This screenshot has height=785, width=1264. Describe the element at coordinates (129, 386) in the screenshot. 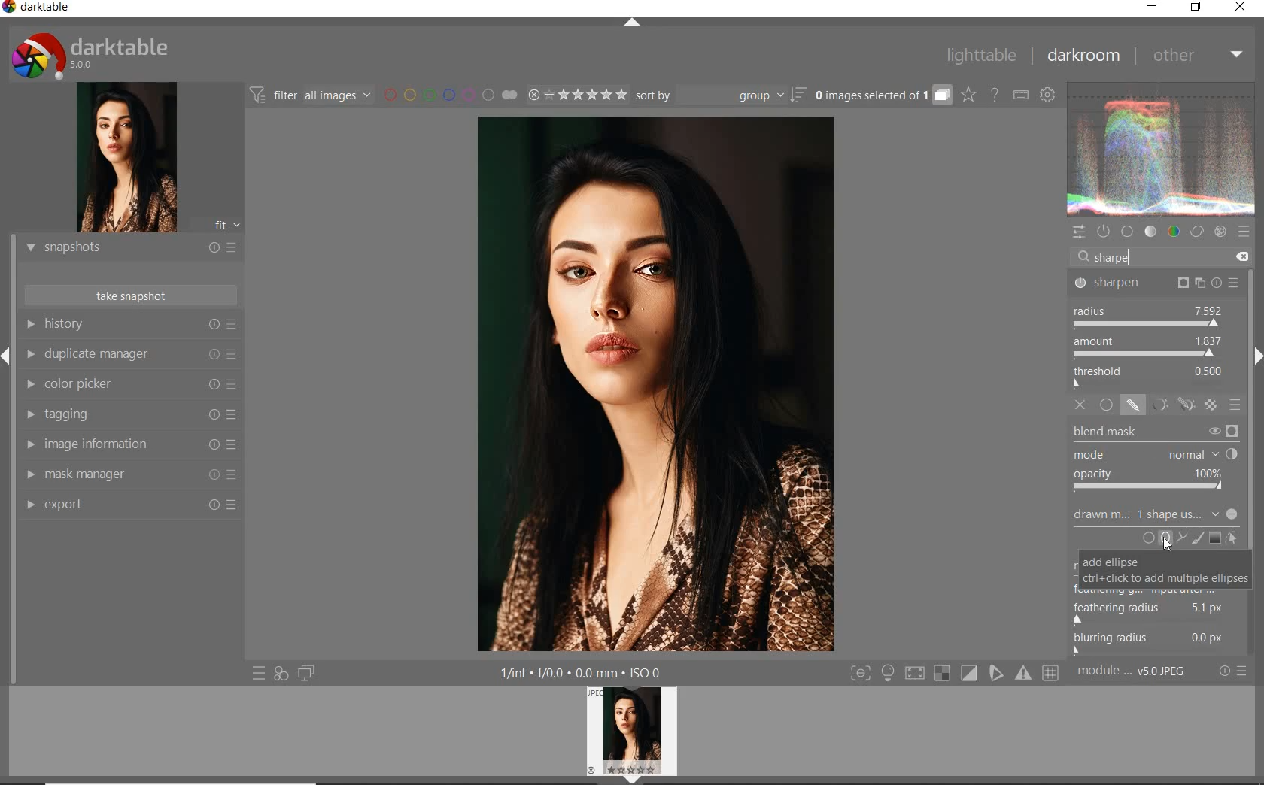

I see `COLOR PICKER` at that location.